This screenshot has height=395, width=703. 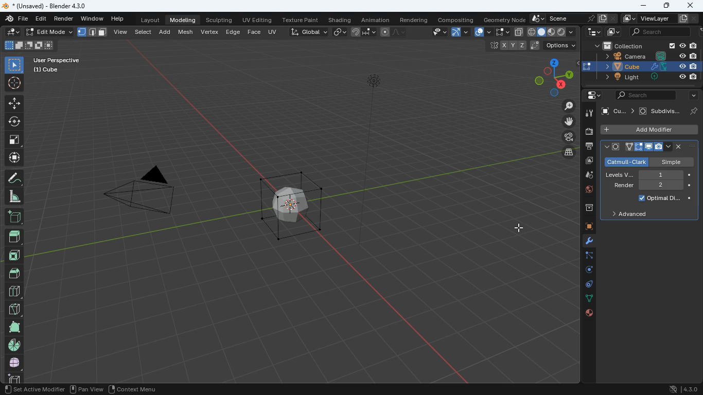 I want to click on overlap, so click(x=479, y=31).